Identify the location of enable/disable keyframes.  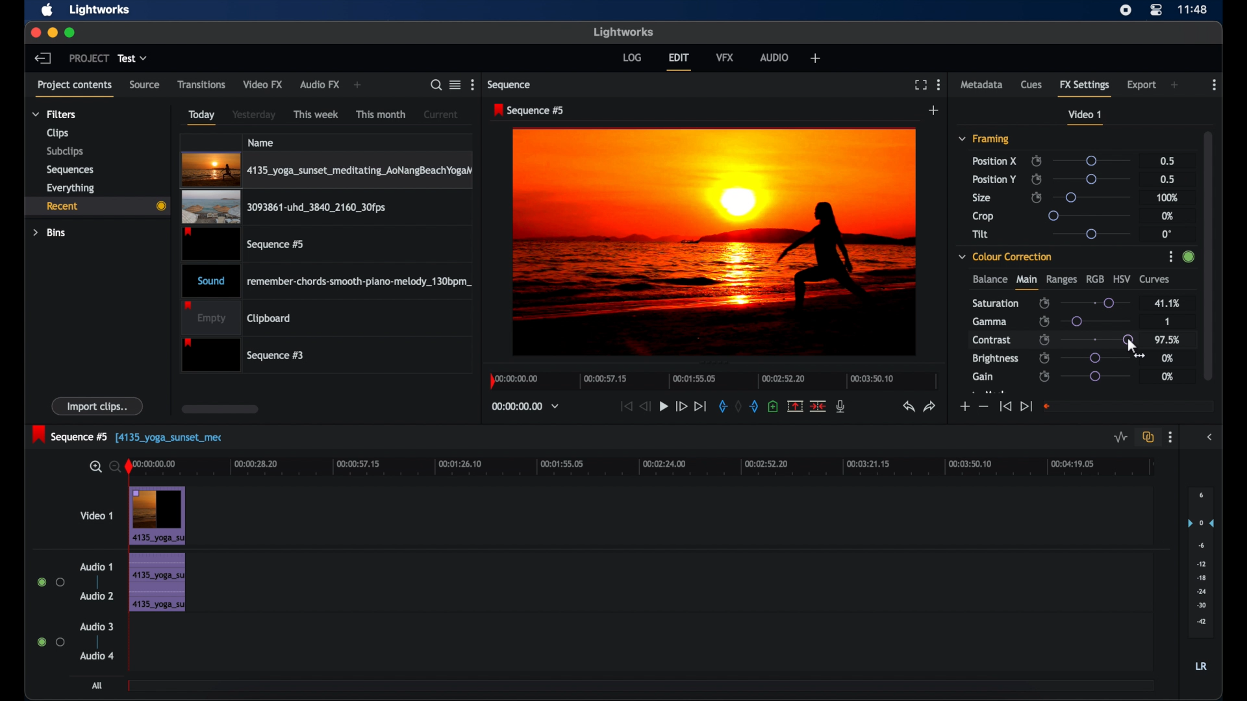
(1037, 198).